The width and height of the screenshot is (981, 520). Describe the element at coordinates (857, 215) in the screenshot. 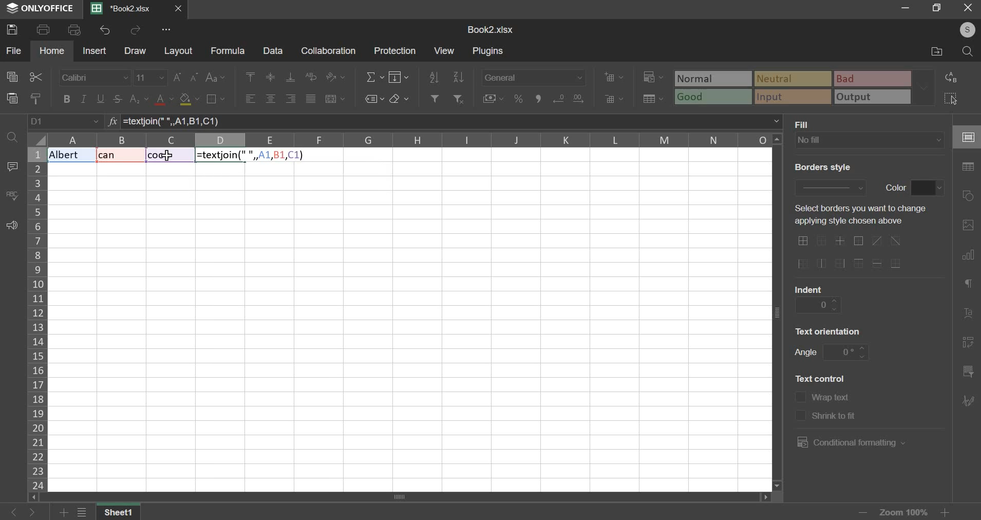

I see `text` at that location.